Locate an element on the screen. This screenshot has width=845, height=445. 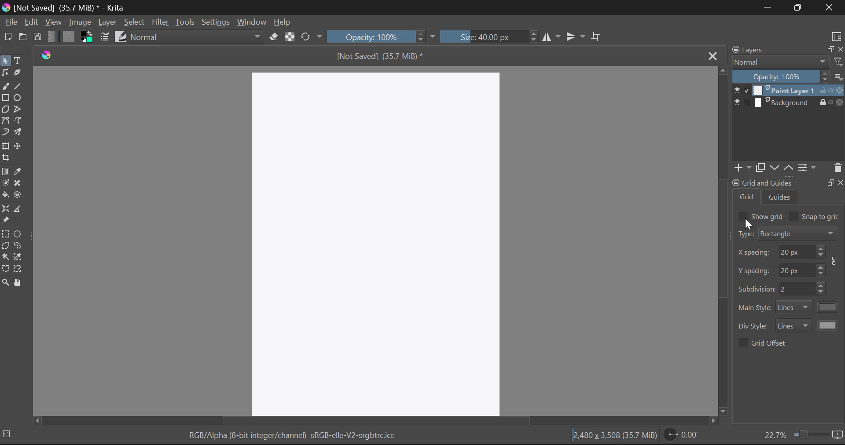
Colorize Mask Tool is located at coordinates (5, 185).